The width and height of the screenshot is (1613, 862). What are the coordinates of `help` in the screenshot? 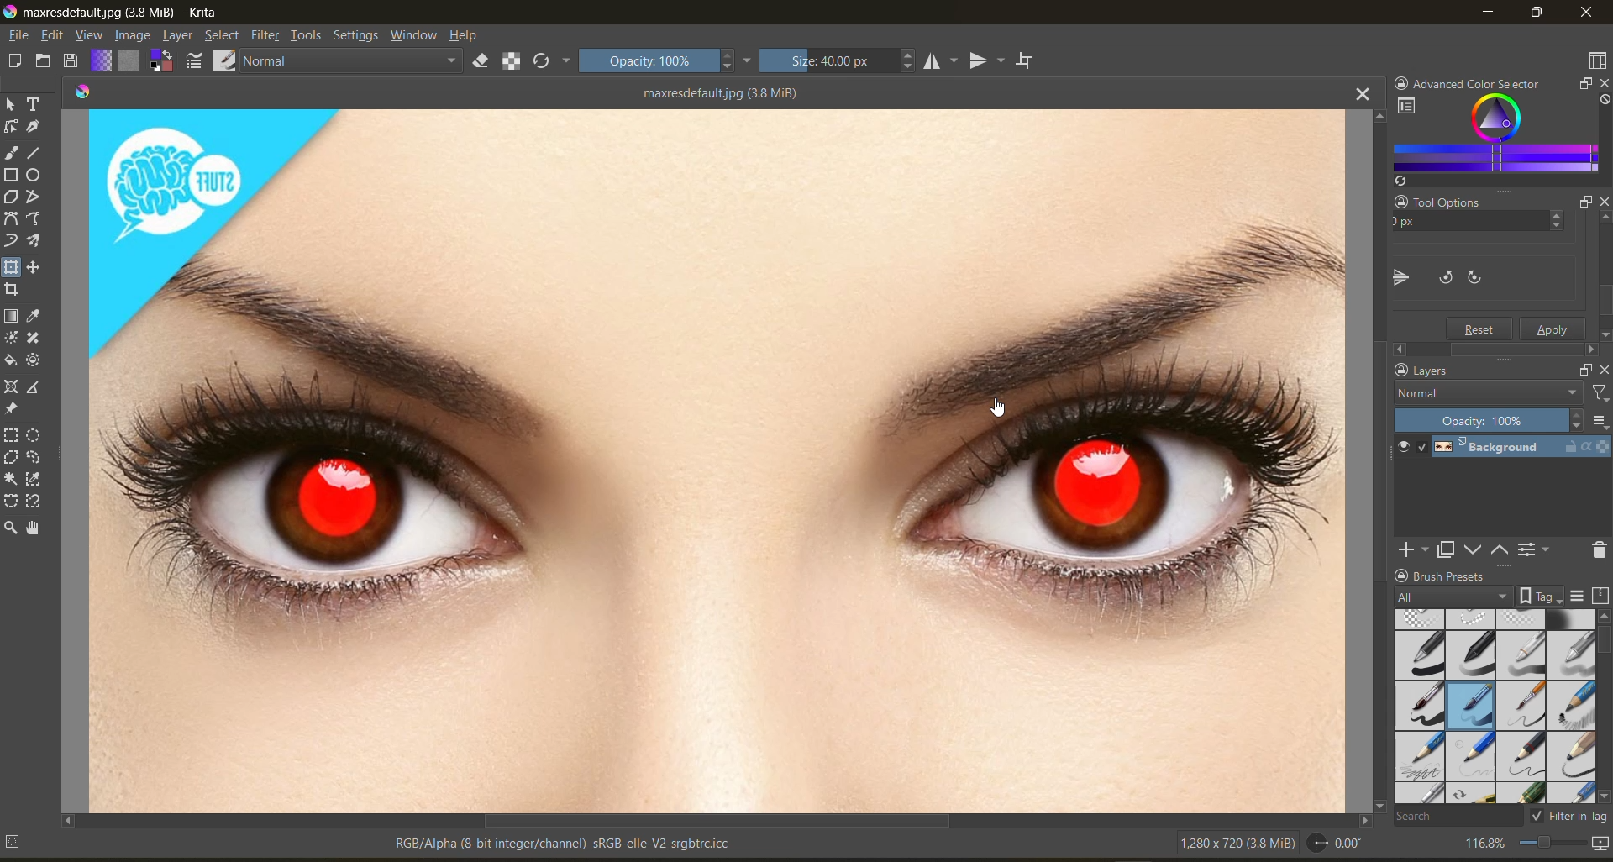 It's located at (468, 36).